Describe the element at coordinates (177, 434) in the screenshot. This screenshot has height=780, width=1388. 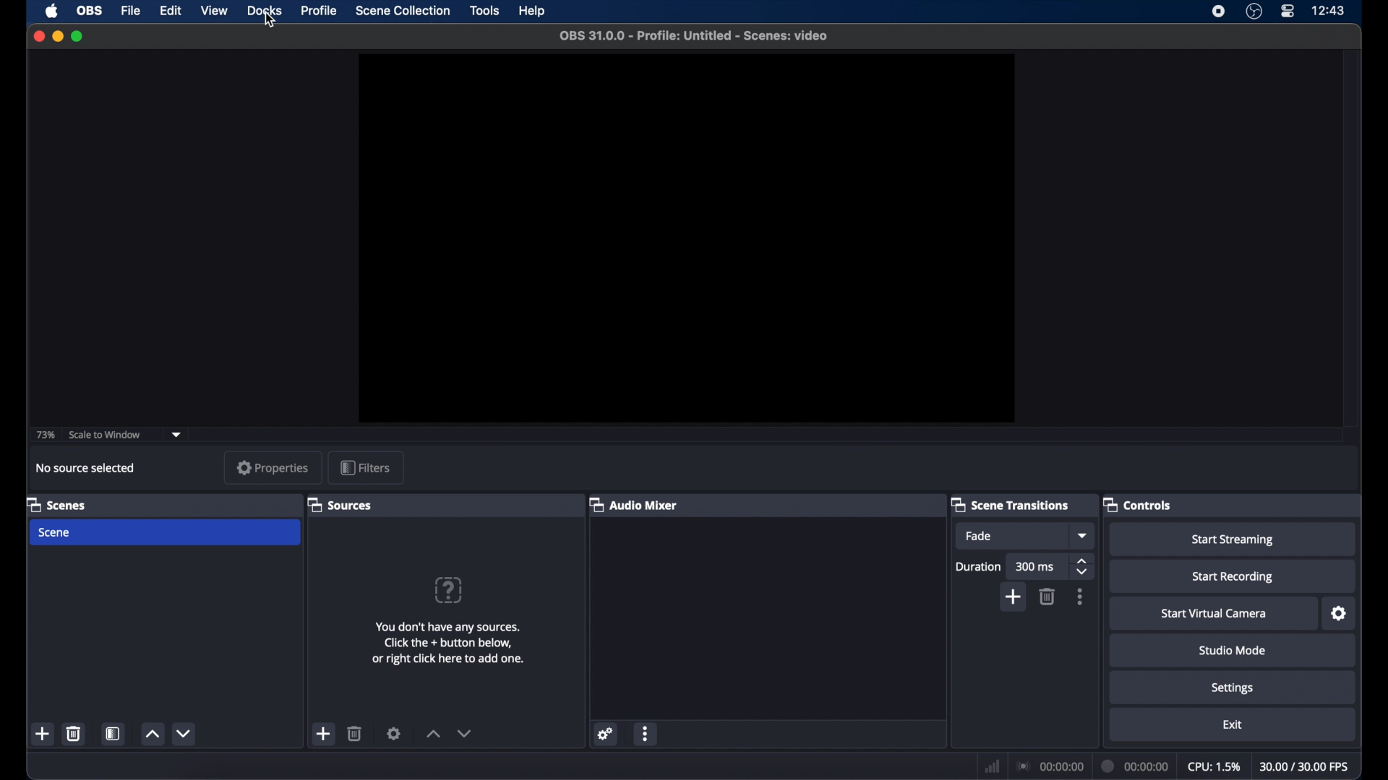
I see `dropdown` at that location.